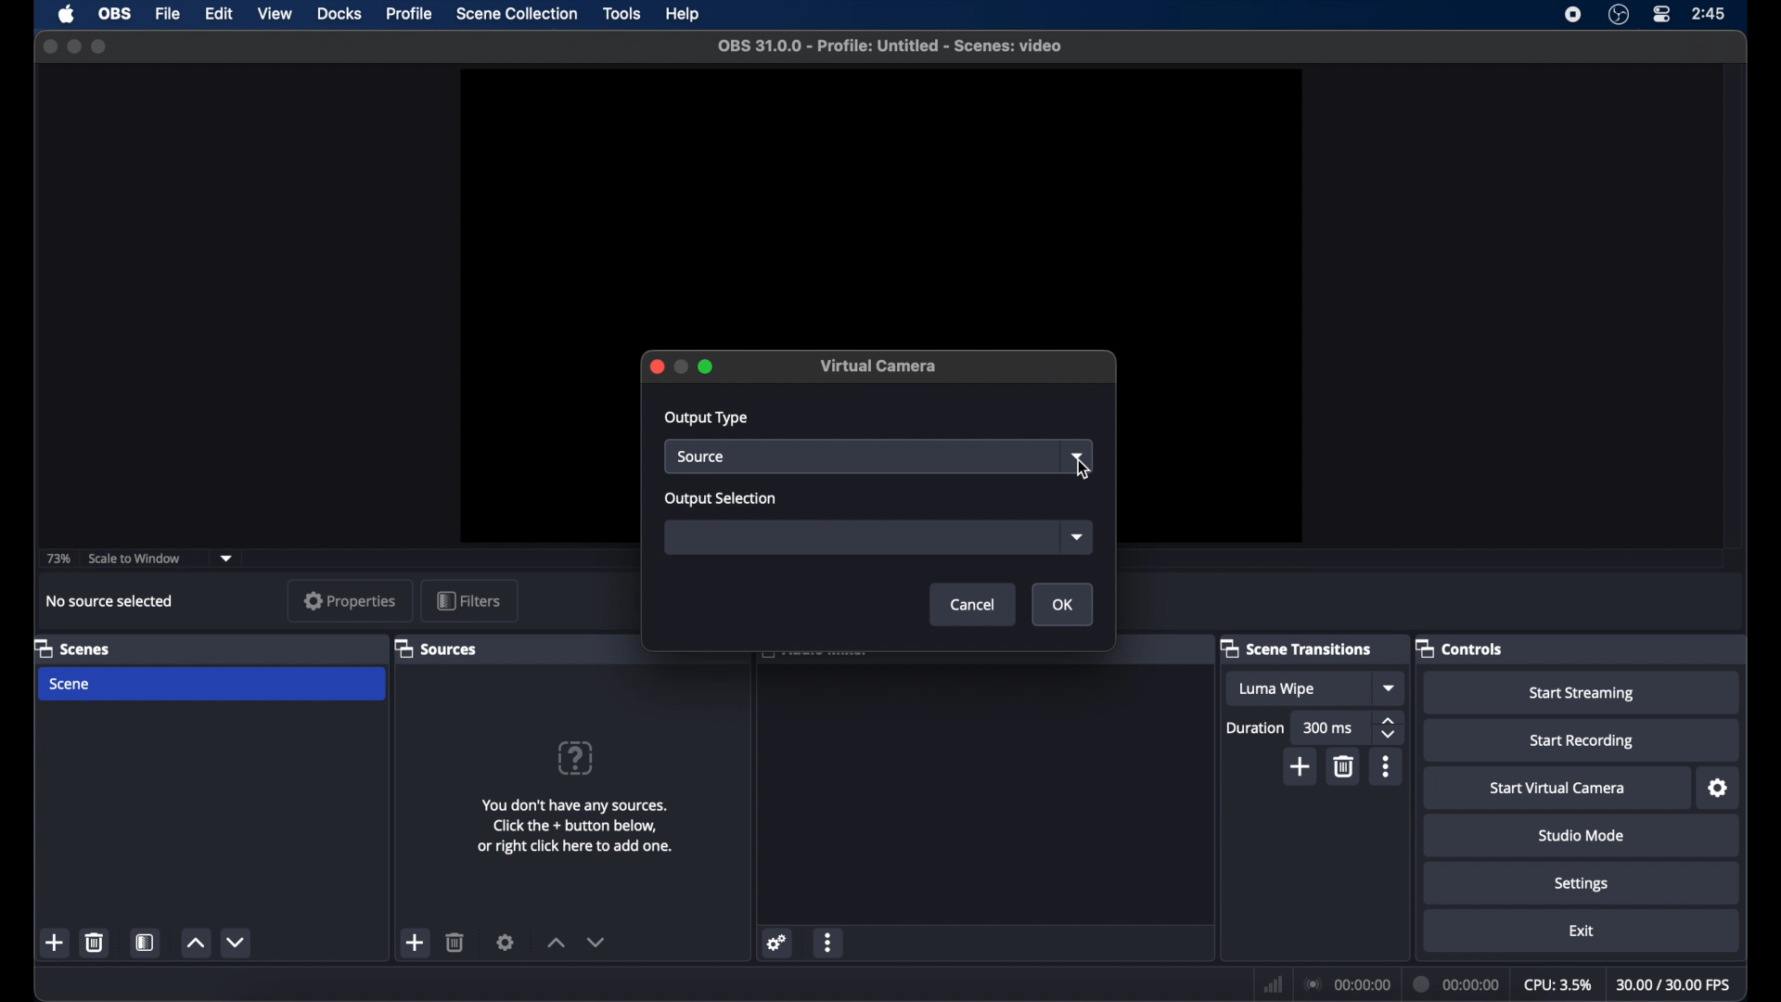 This screenshot has height=1002, width=1781. I want to click on studio mode, so click(1582, 835).